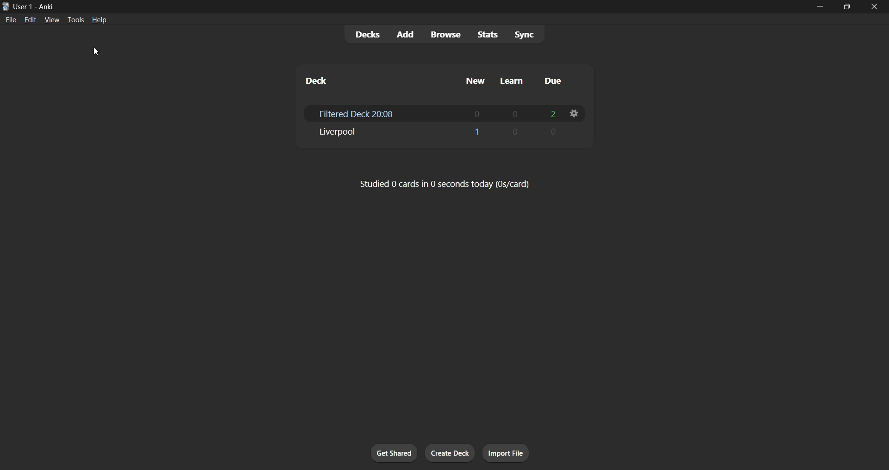 This screenshot has width=889, height=470. Describe the element at coordinates (75, 20) in the screenshot. I see `tools` at that location.